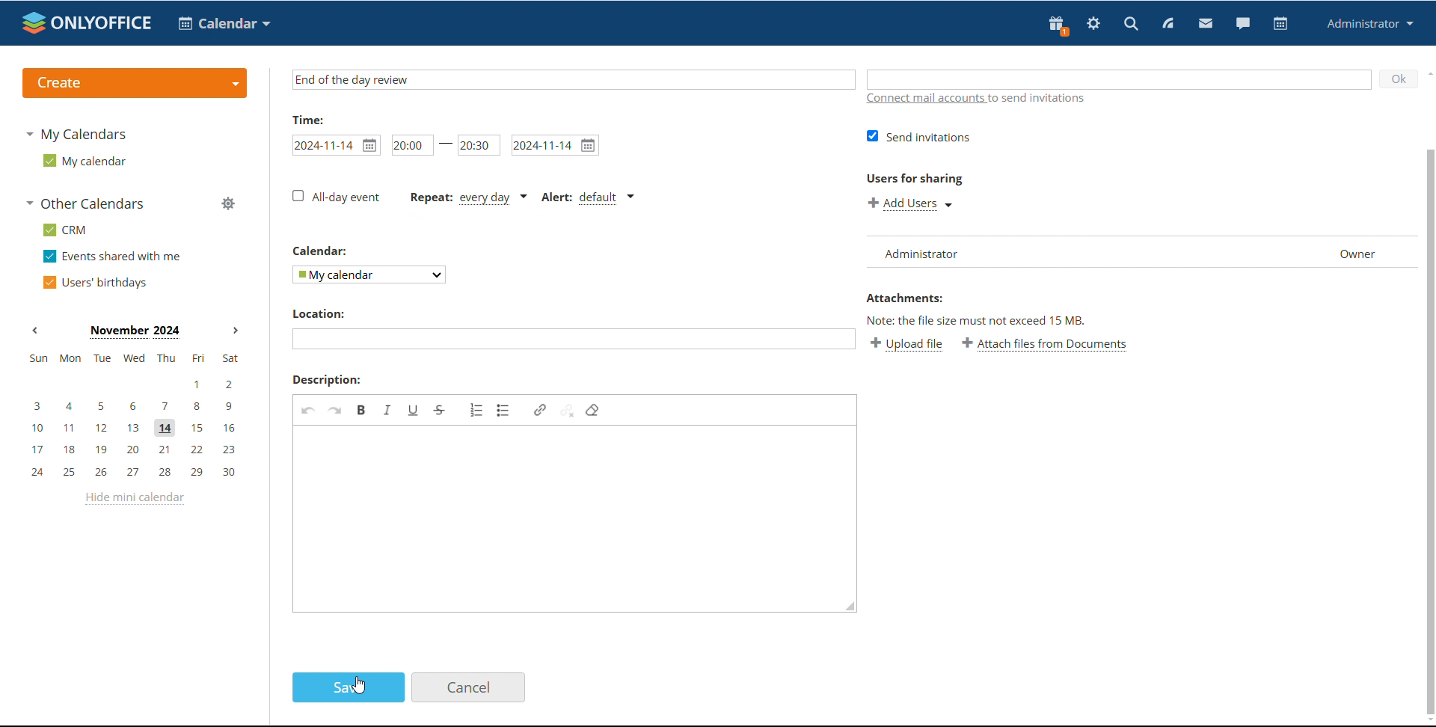 The image size is (1436, 727). What do you see at coordinates (918, 137) in the screenshot?
I see `Send invitations` at bounding box center [918, 137].